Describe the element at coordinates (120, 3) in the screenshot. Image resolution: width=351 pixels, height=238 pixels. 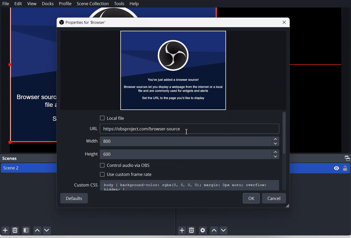
I see `Tools` at that location.